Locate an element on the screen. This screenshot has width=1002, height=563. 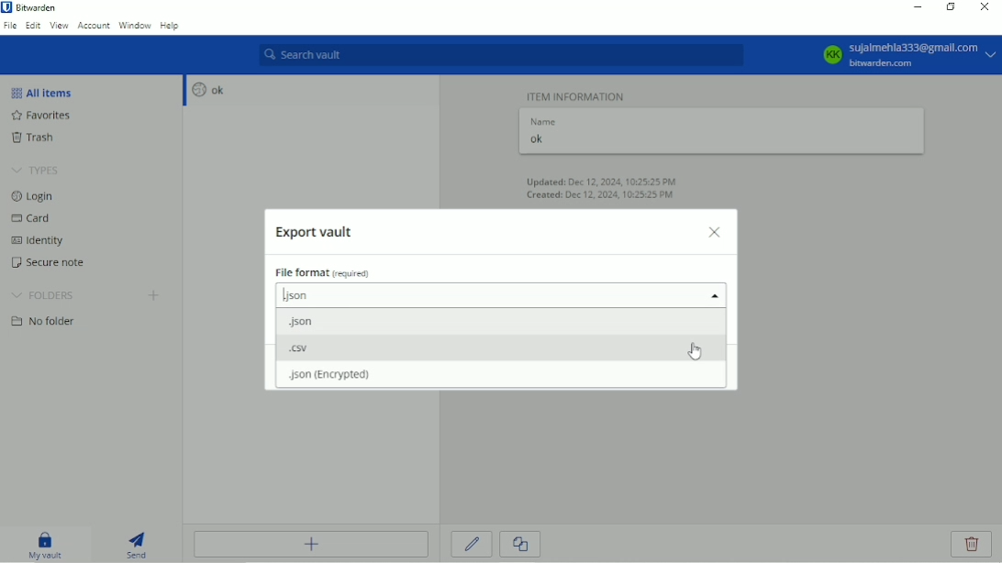
Export vault is located at coordinates (317, 233).